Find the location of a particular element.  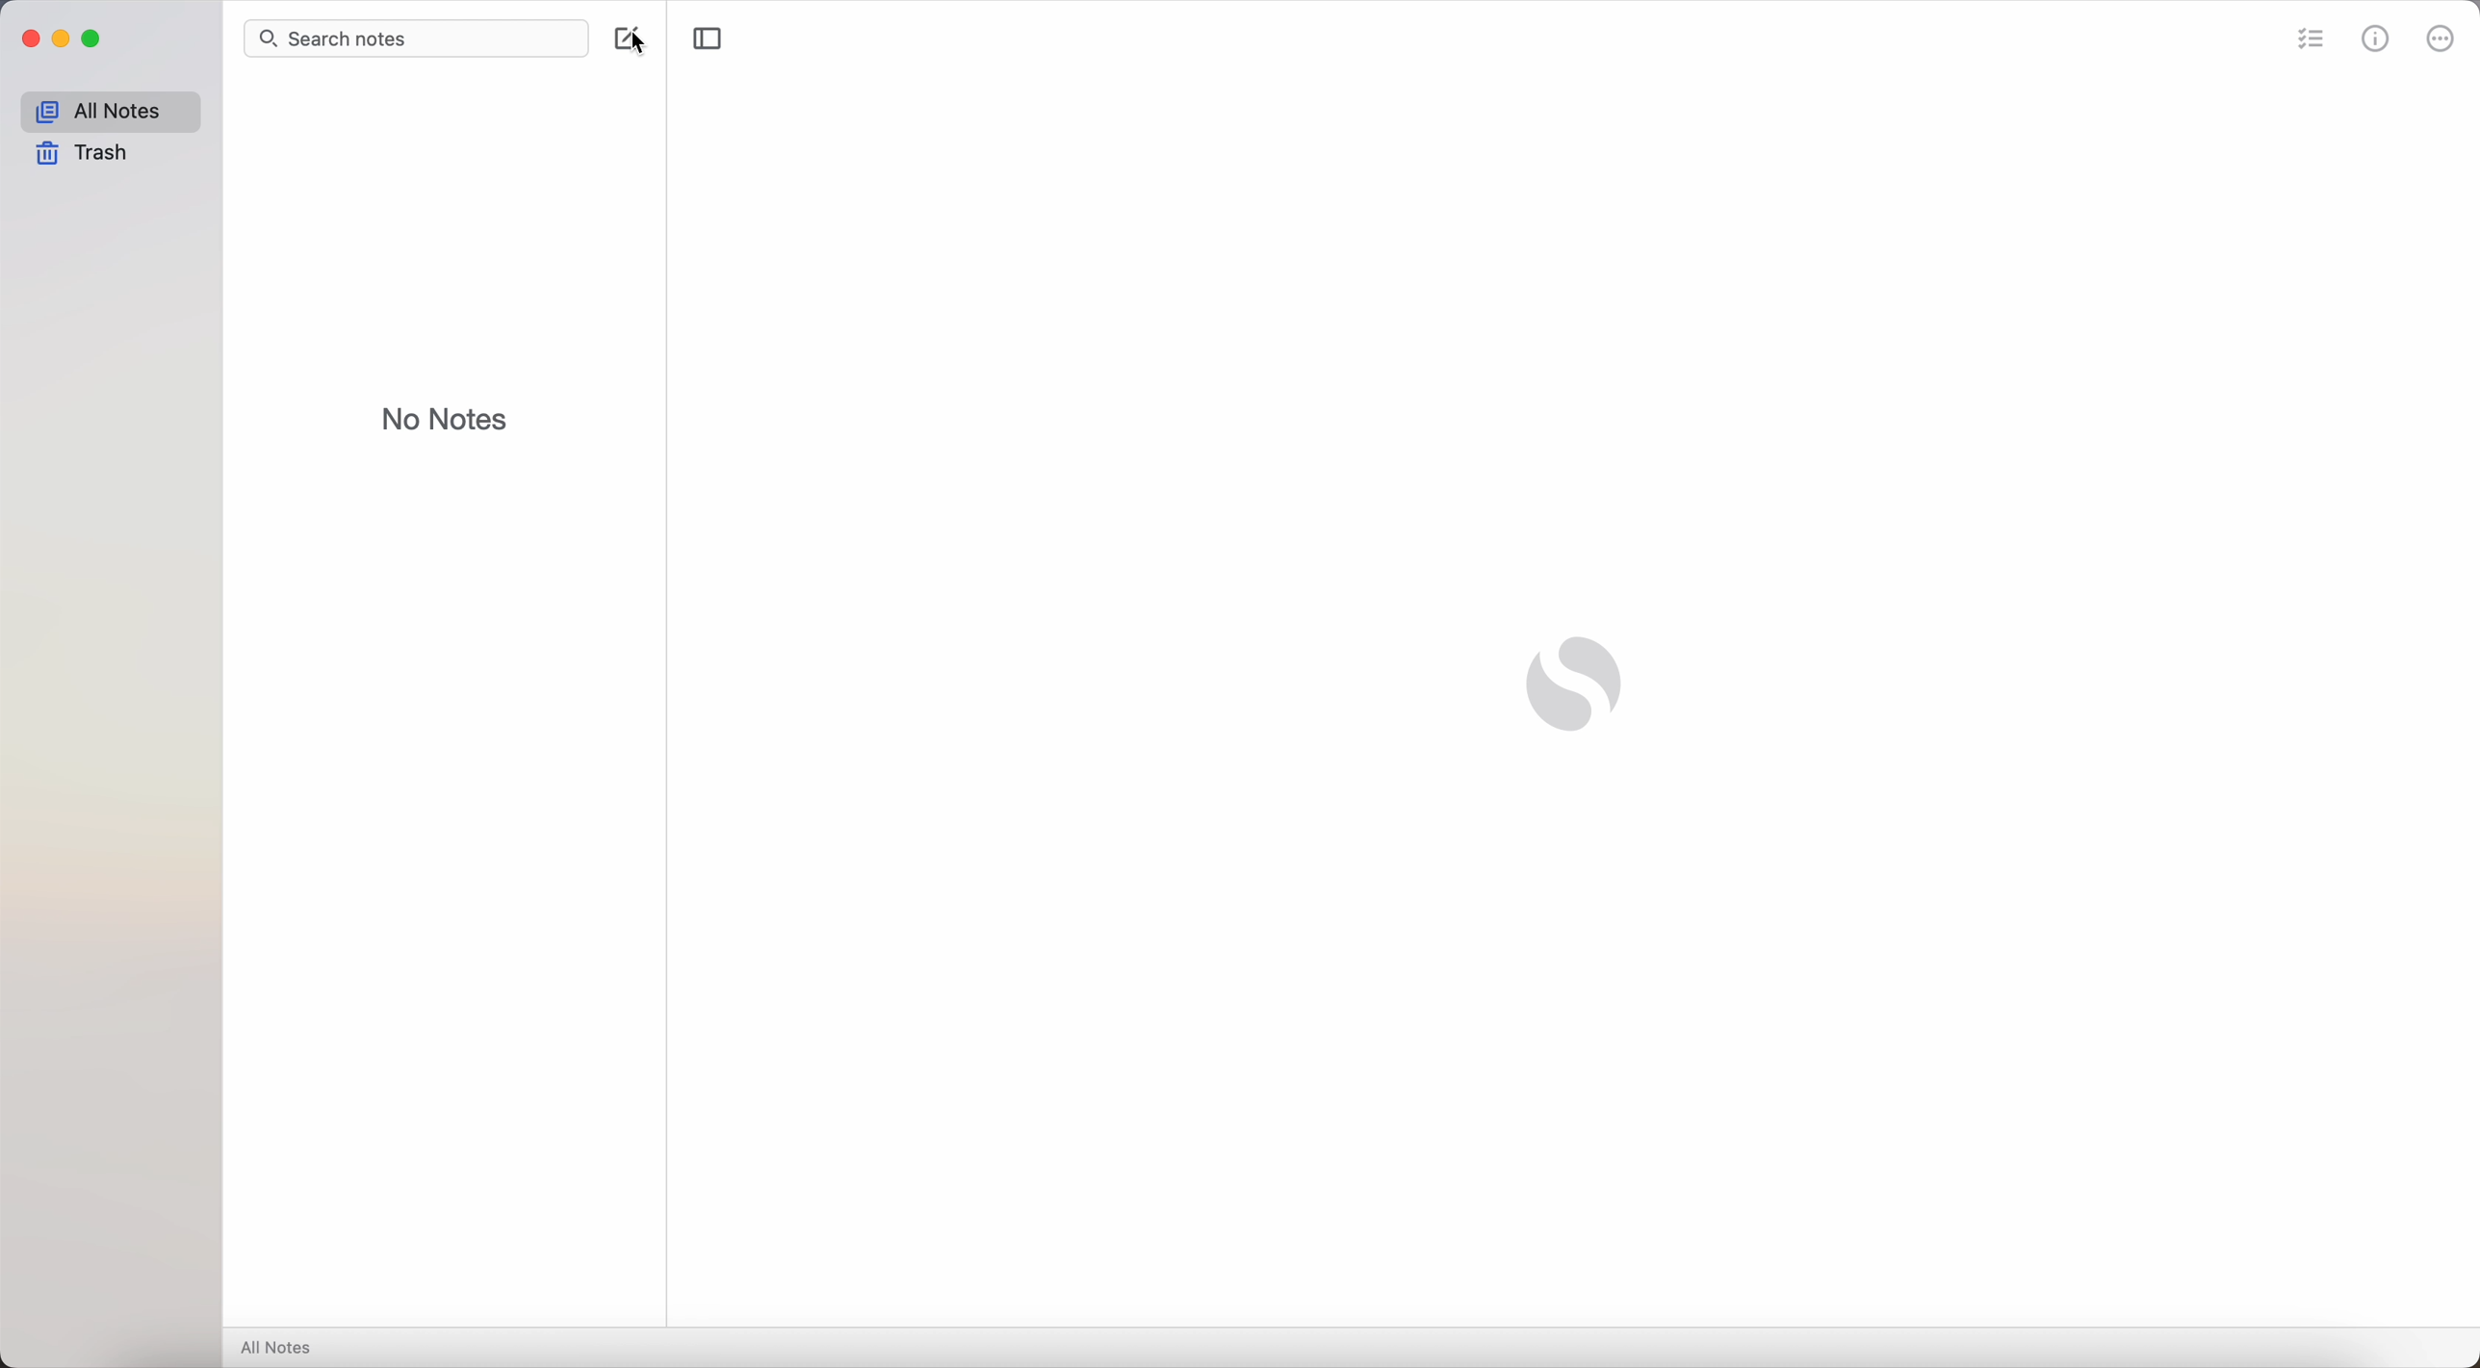

check list is located at coordinates (2307, 38).